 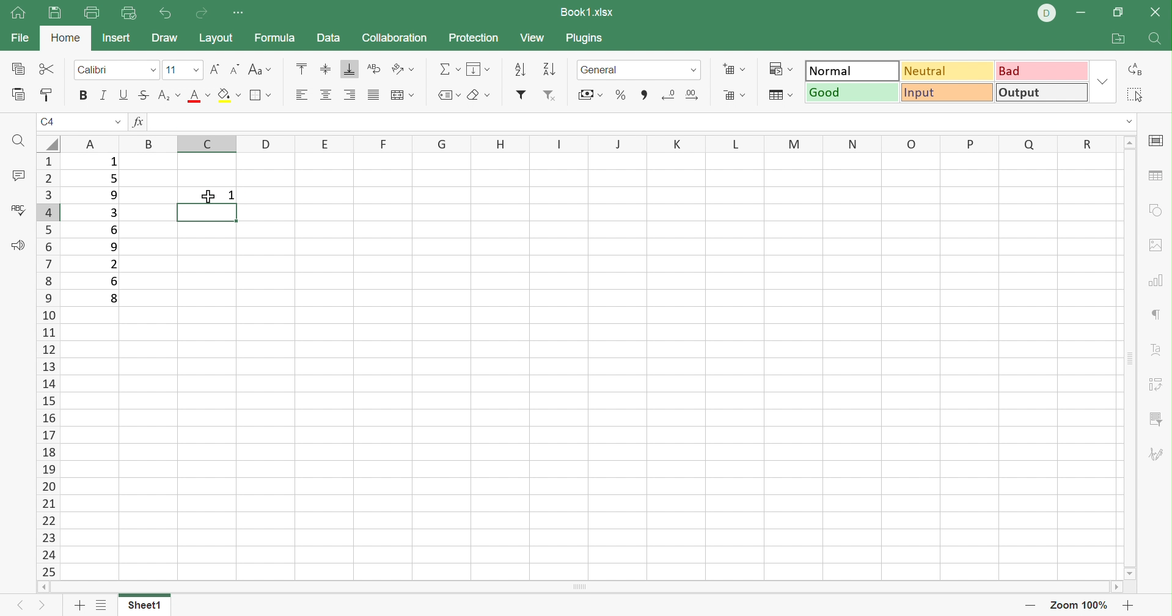 I want to click on Check spelling, so click(x=19, y=213).